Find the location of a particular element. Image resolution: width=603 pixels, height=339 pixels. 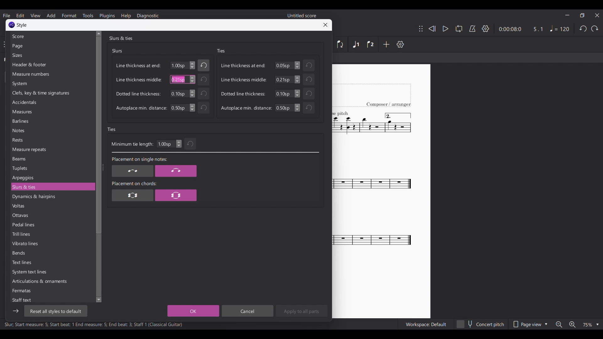

Notes is located at coordinates (52, 131).